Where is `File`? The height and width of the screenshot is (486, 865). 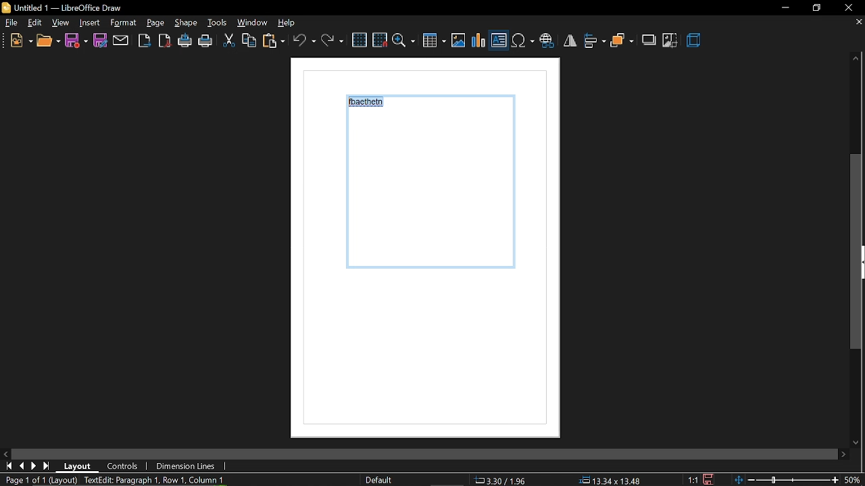
File is located at coordinates (11, 22).